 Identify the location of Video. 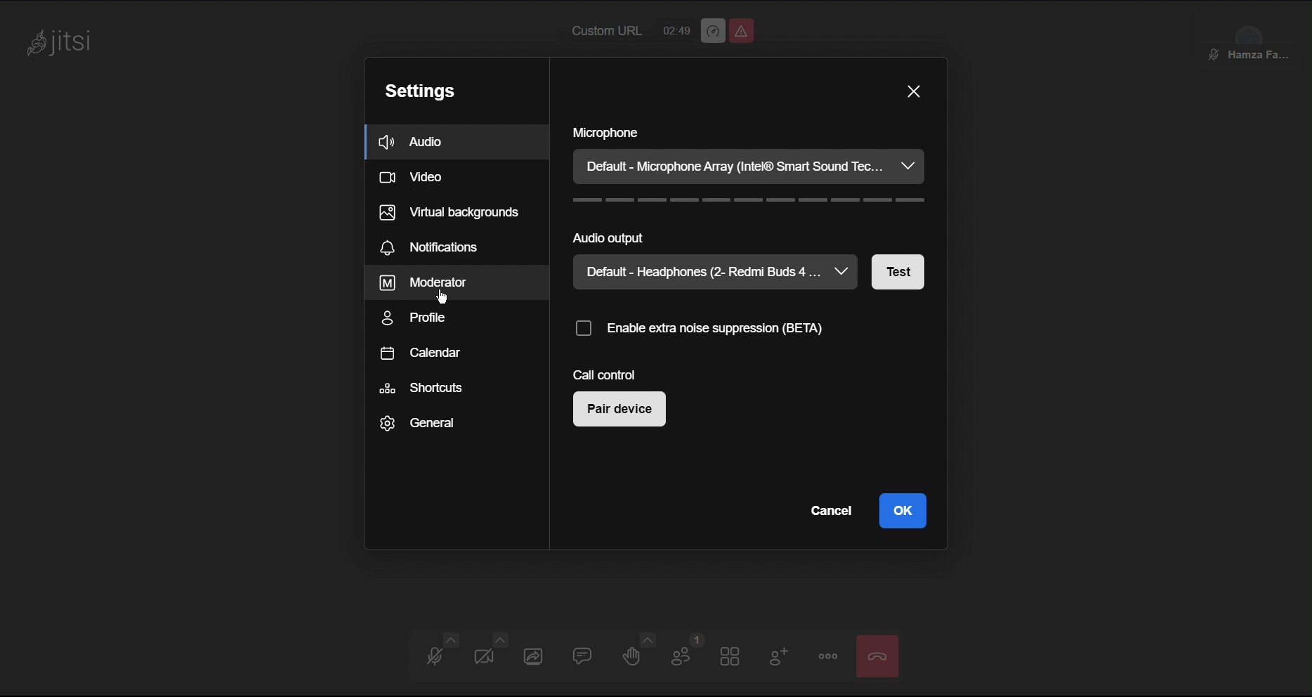
(484, 657).